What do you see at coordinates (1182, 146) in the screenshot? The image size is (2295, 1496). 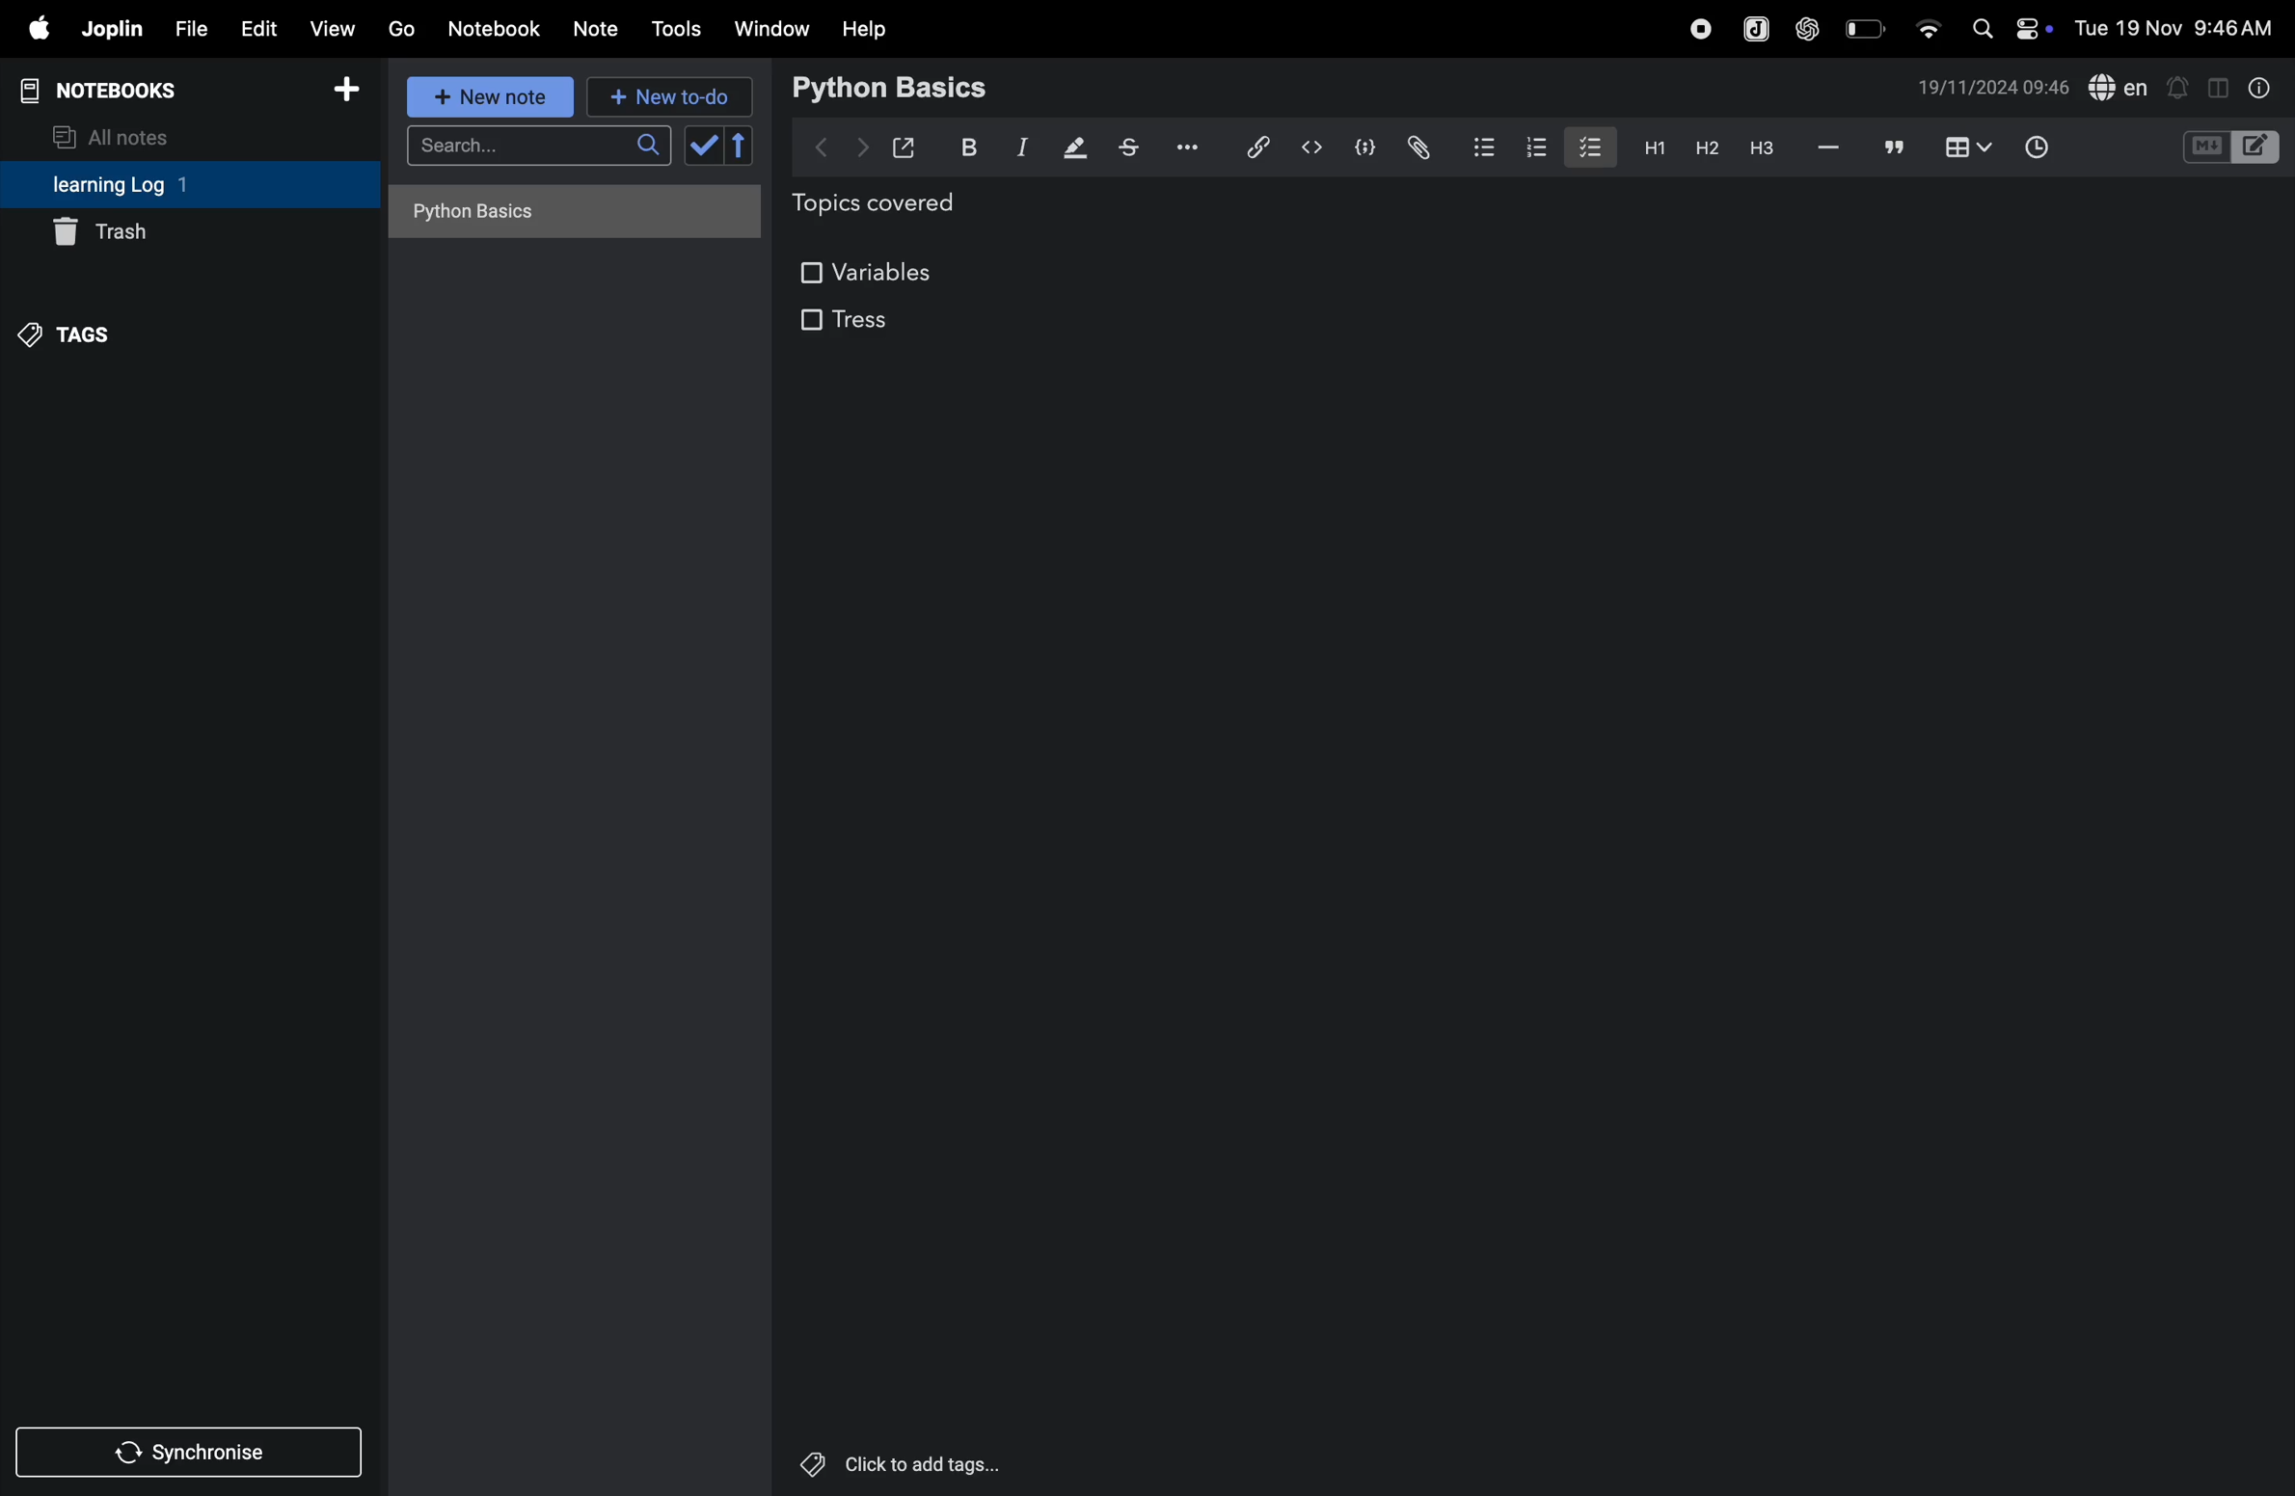 I see `options` at bounding box center [1182, 146].